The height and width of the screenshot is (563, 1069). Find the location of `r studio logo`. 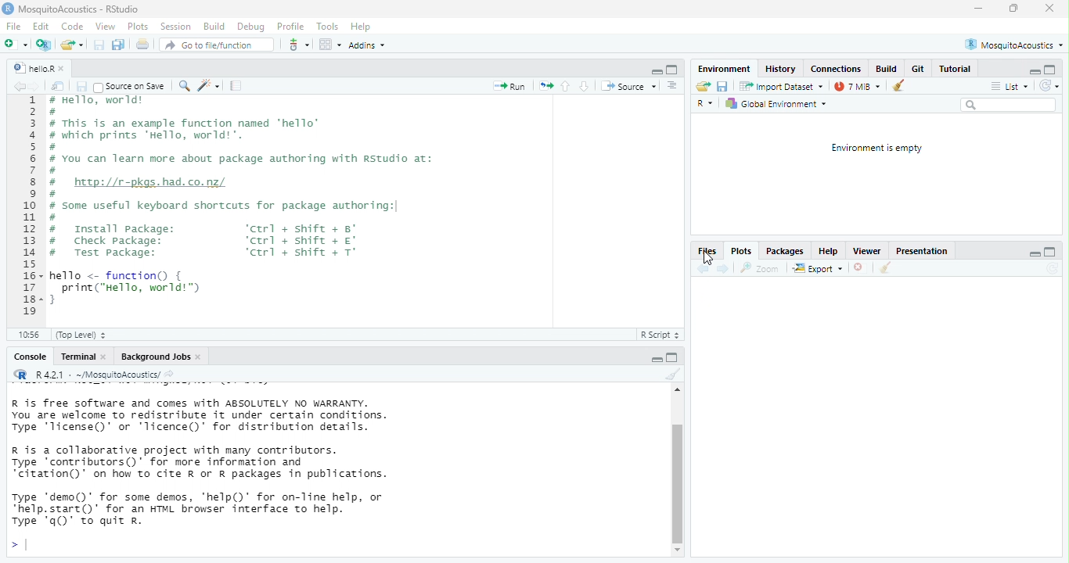

r studio logo is located at coordinates (20, 375).